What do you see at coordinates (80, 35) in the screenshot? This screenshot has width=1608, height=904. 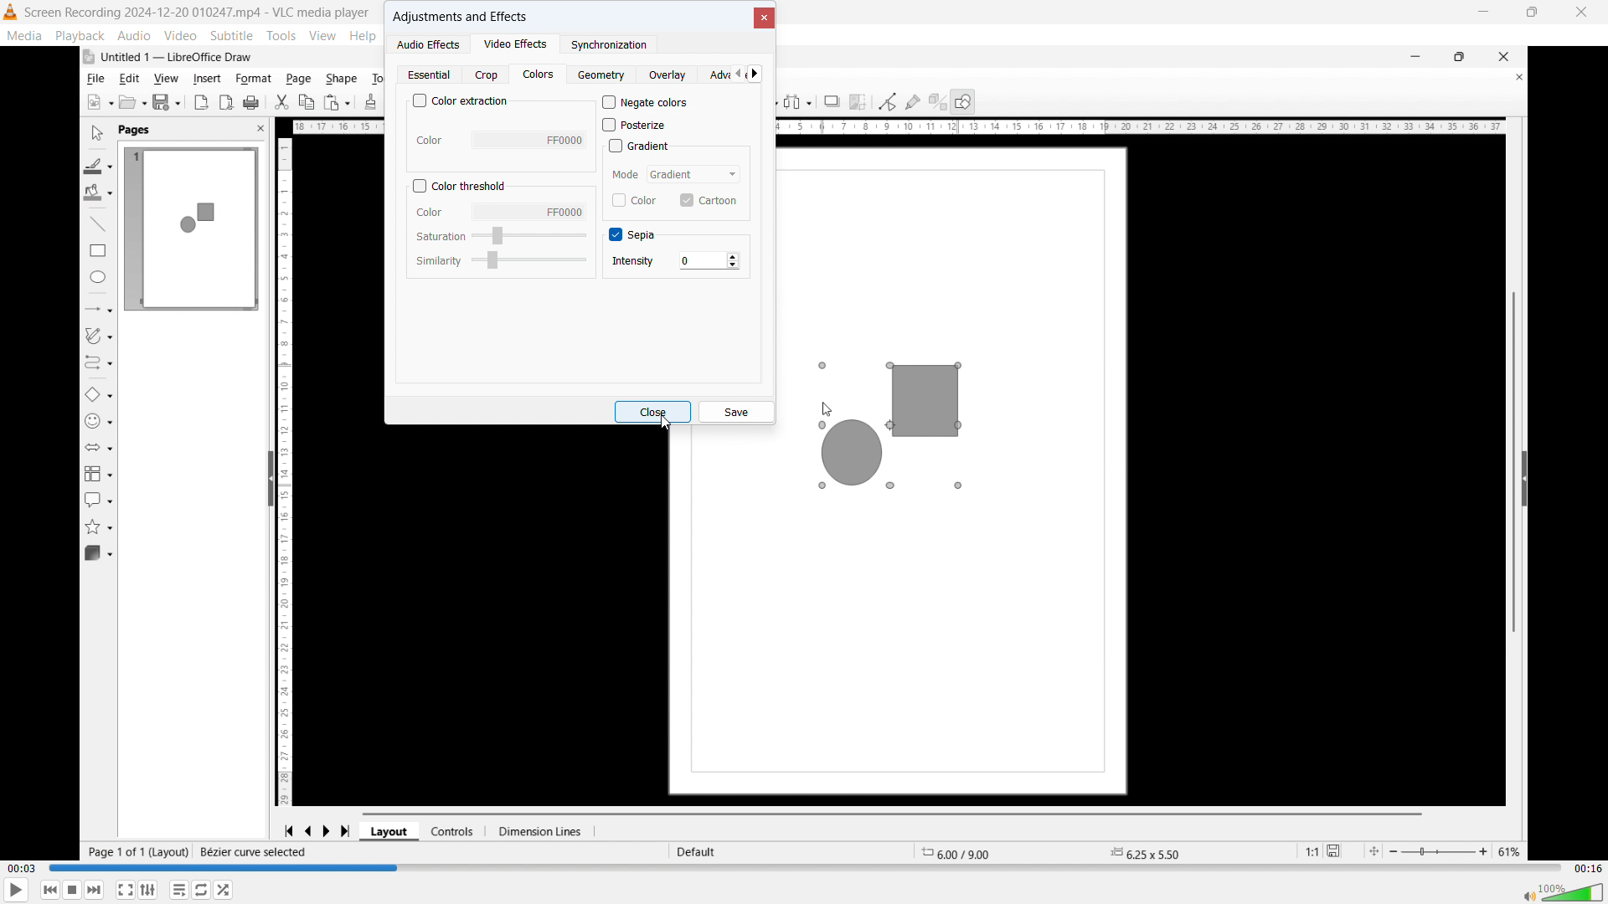 I see `playback` at bounding box center [80, 35].